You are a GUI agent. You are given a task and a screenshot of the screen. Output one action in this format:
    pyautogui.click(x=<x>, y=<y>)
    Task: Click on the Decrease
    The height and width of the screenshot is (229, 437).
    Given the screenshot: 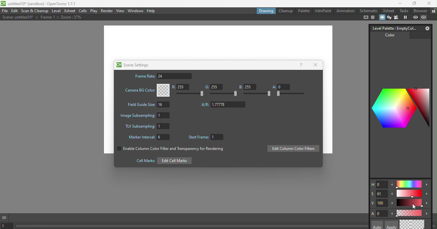 What is the action you would take?
    pyautogui.click(x=392, y=195)
    